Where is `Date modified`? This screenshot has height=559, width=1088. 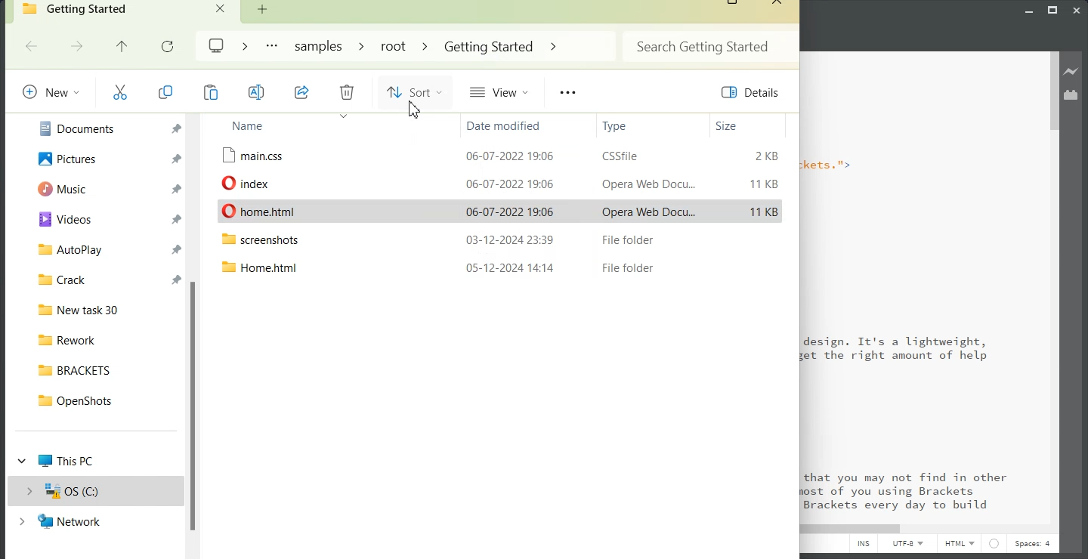 Date modified is located at coordinates (512, 125).